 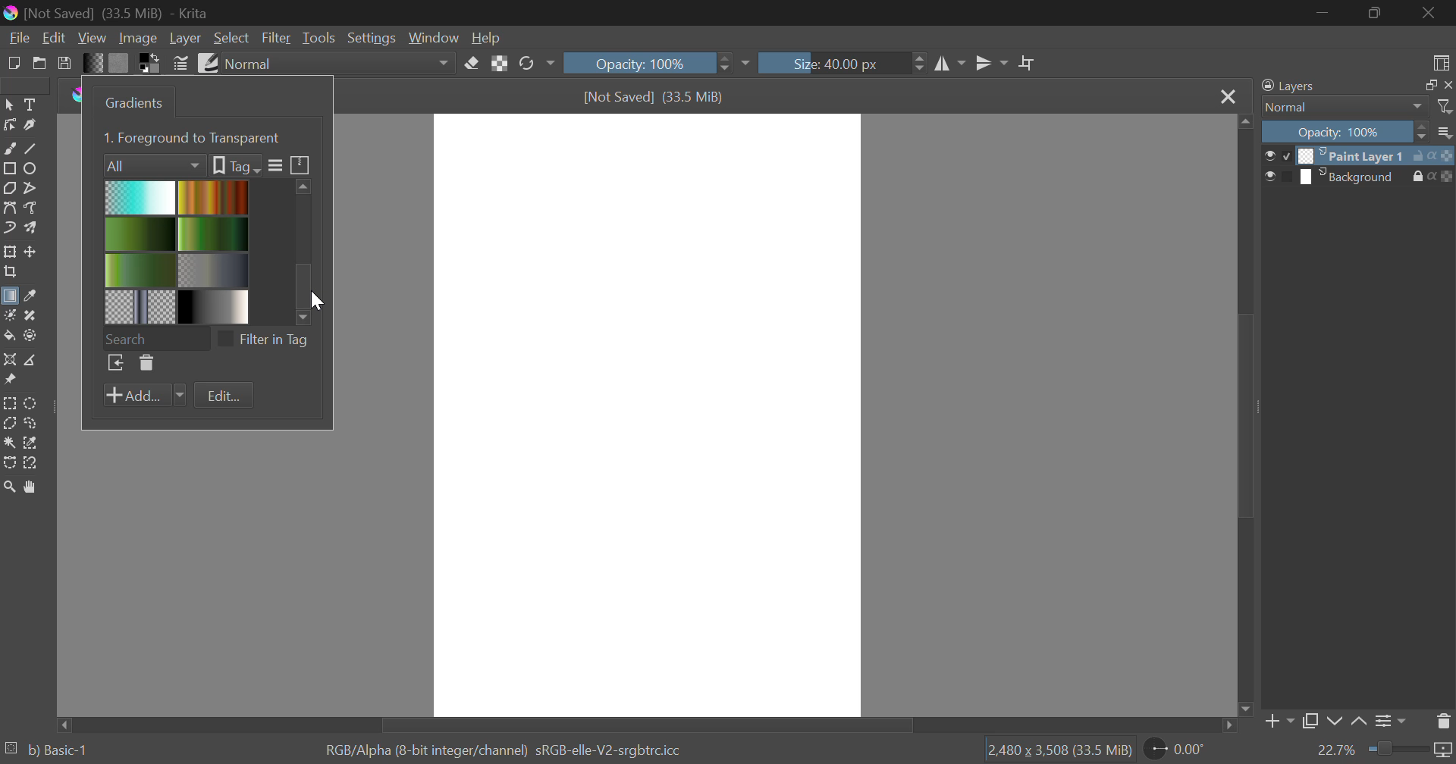 What do you see at coordinates (9, 382) in the screenshot?
I see `Reference Images` at bounding box center [9, 382].